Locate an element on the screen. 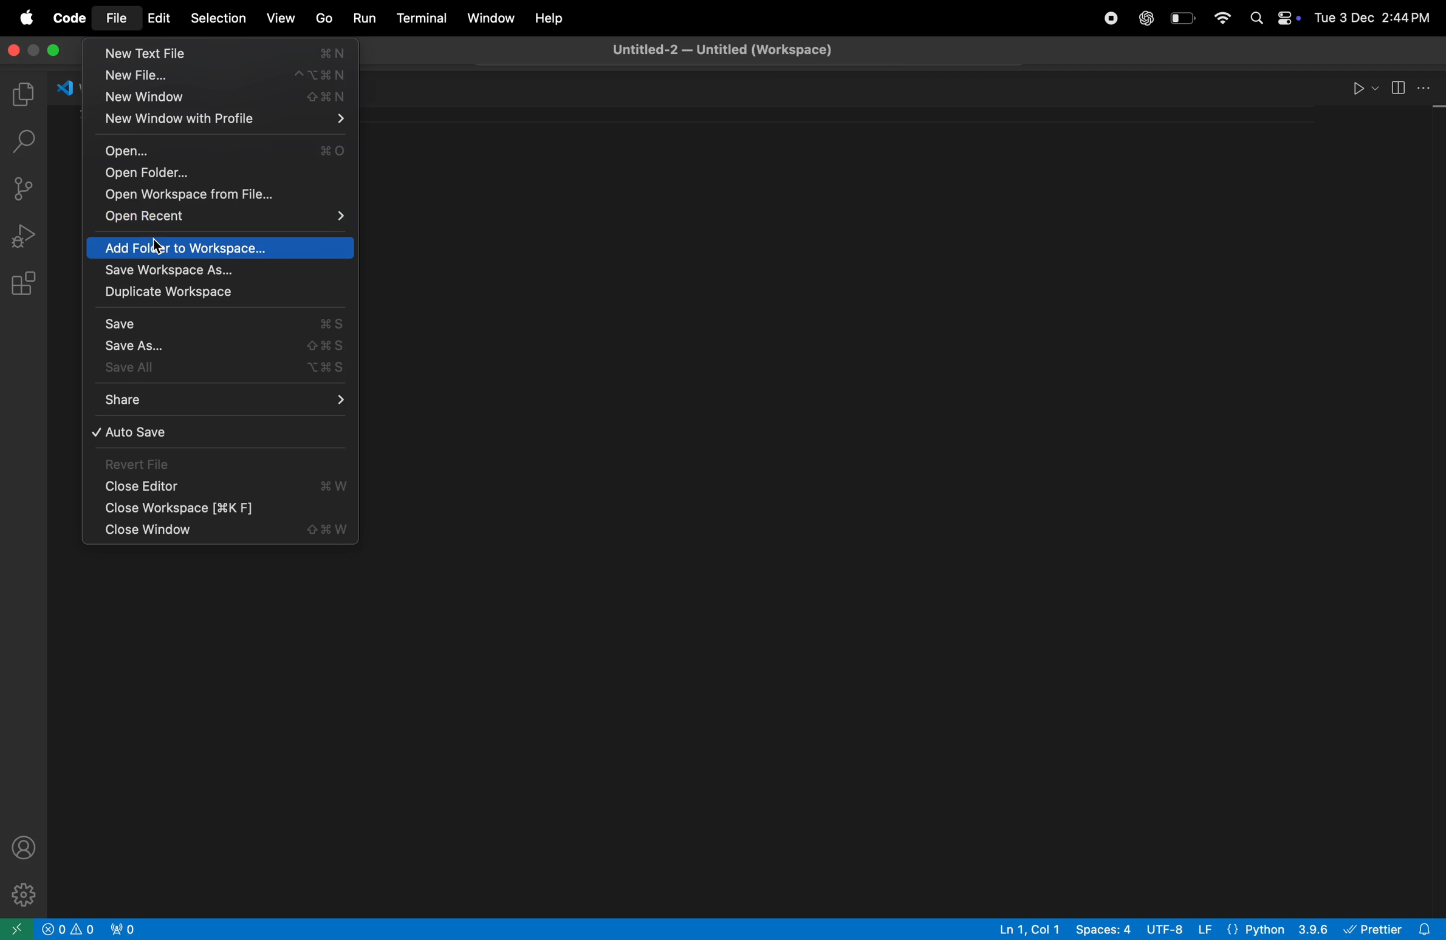 The image size is (1446, 940). new text file is located at coordinates (224, 52).